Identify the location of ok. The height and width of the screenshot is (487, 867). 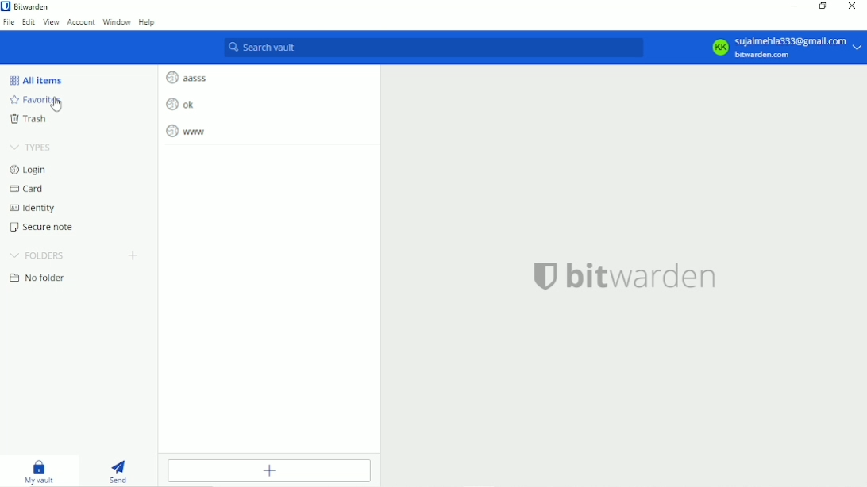
(180, 104).